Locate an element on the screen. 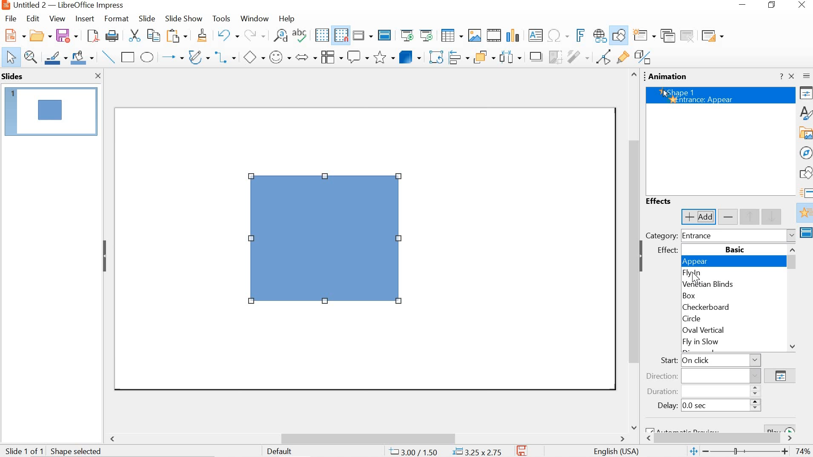 The image size is (813, 457). symbol shapes is located at coordinates (280, 58).